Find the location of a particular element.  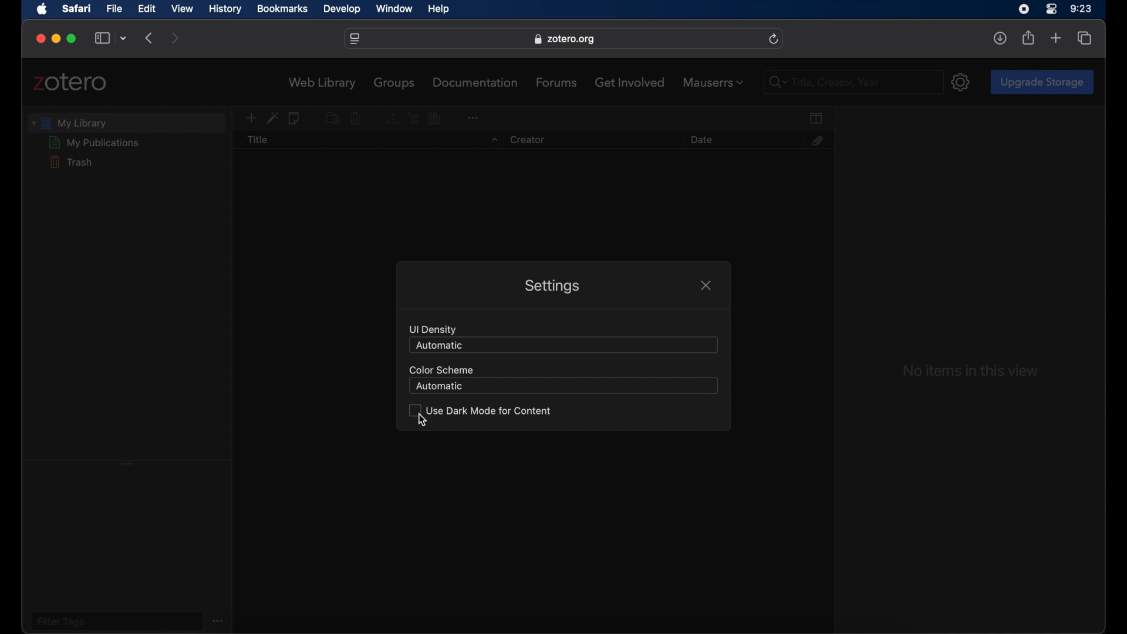

delete is located at coordinates (356, 119).